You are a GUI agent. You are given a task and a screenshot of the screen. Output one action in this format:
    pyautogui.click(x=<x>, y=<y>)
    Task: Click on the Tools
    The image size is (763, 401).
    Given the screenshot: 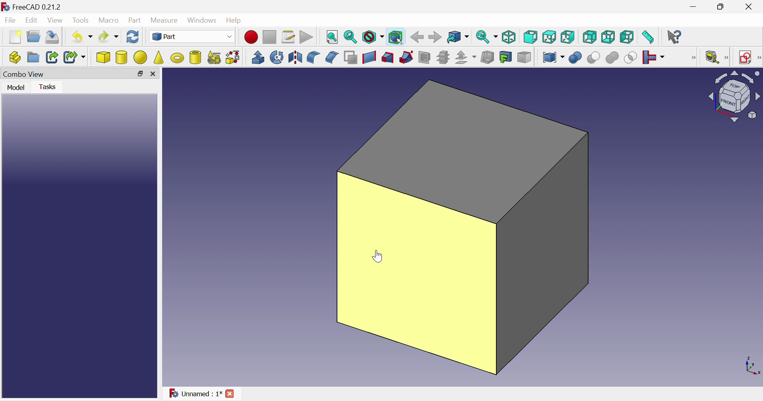 What is the action you would take?
    pyautogui.click(x=81, y=21)
    